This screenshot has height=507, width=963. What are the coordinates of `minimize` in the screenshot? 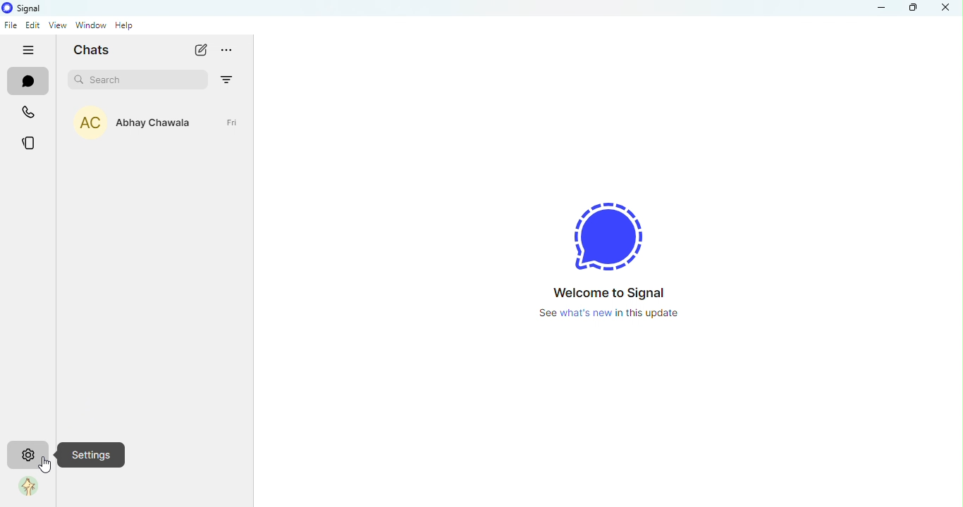 It's located at (882, 11).